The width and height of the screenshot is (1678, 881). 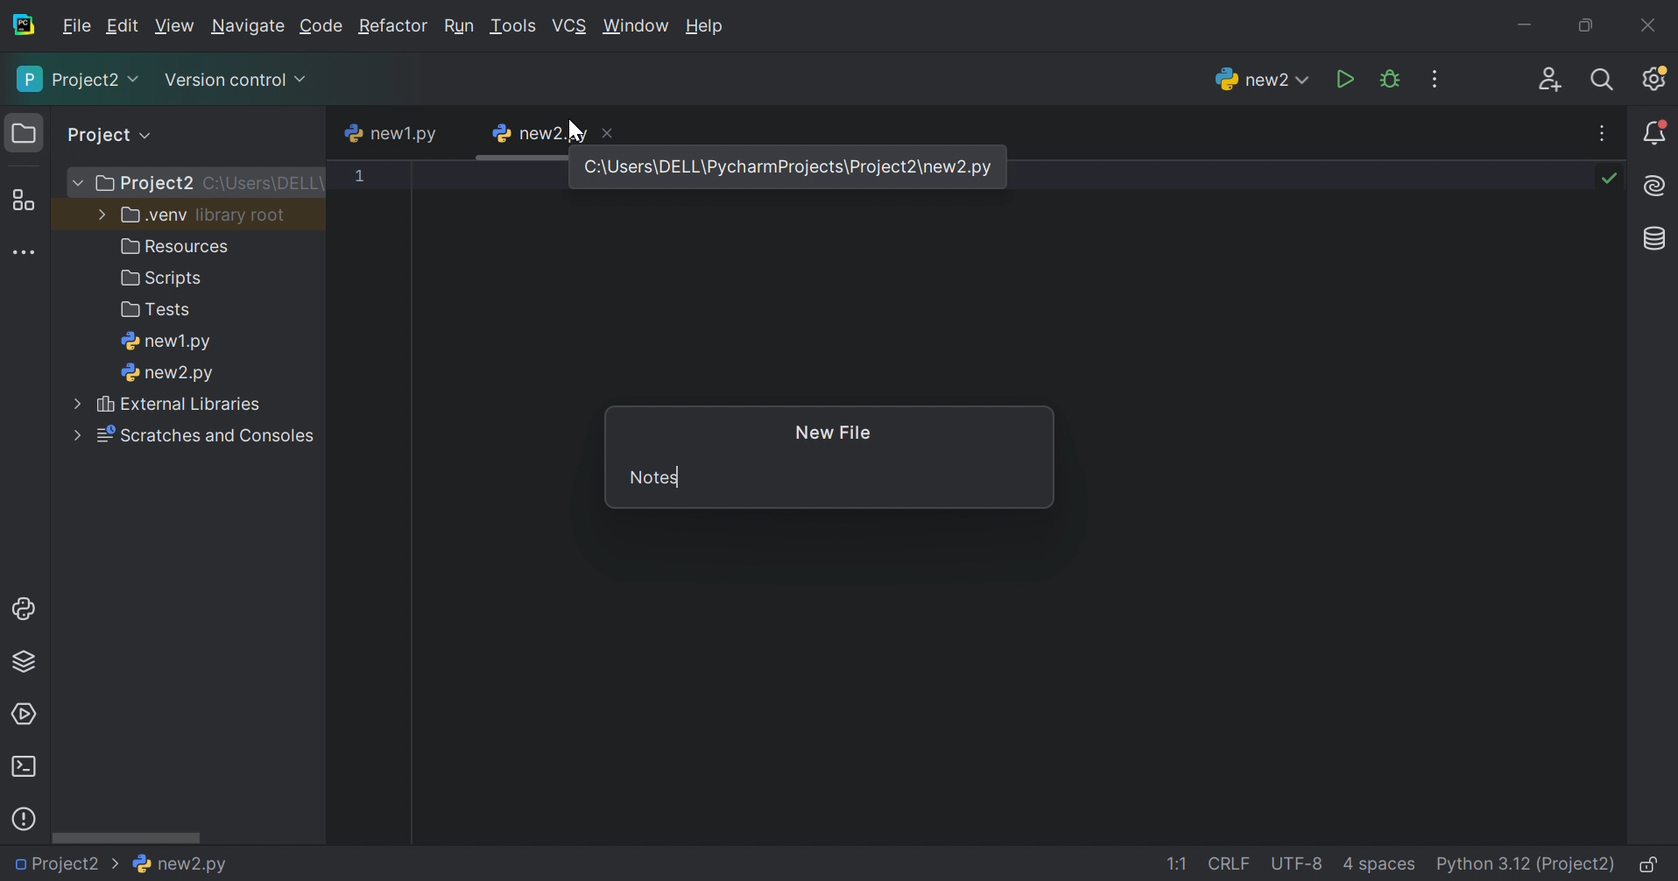 What do you see at coordinates (77, 404) in the screenshot?
I see `More` at bounding box center [77, 404].